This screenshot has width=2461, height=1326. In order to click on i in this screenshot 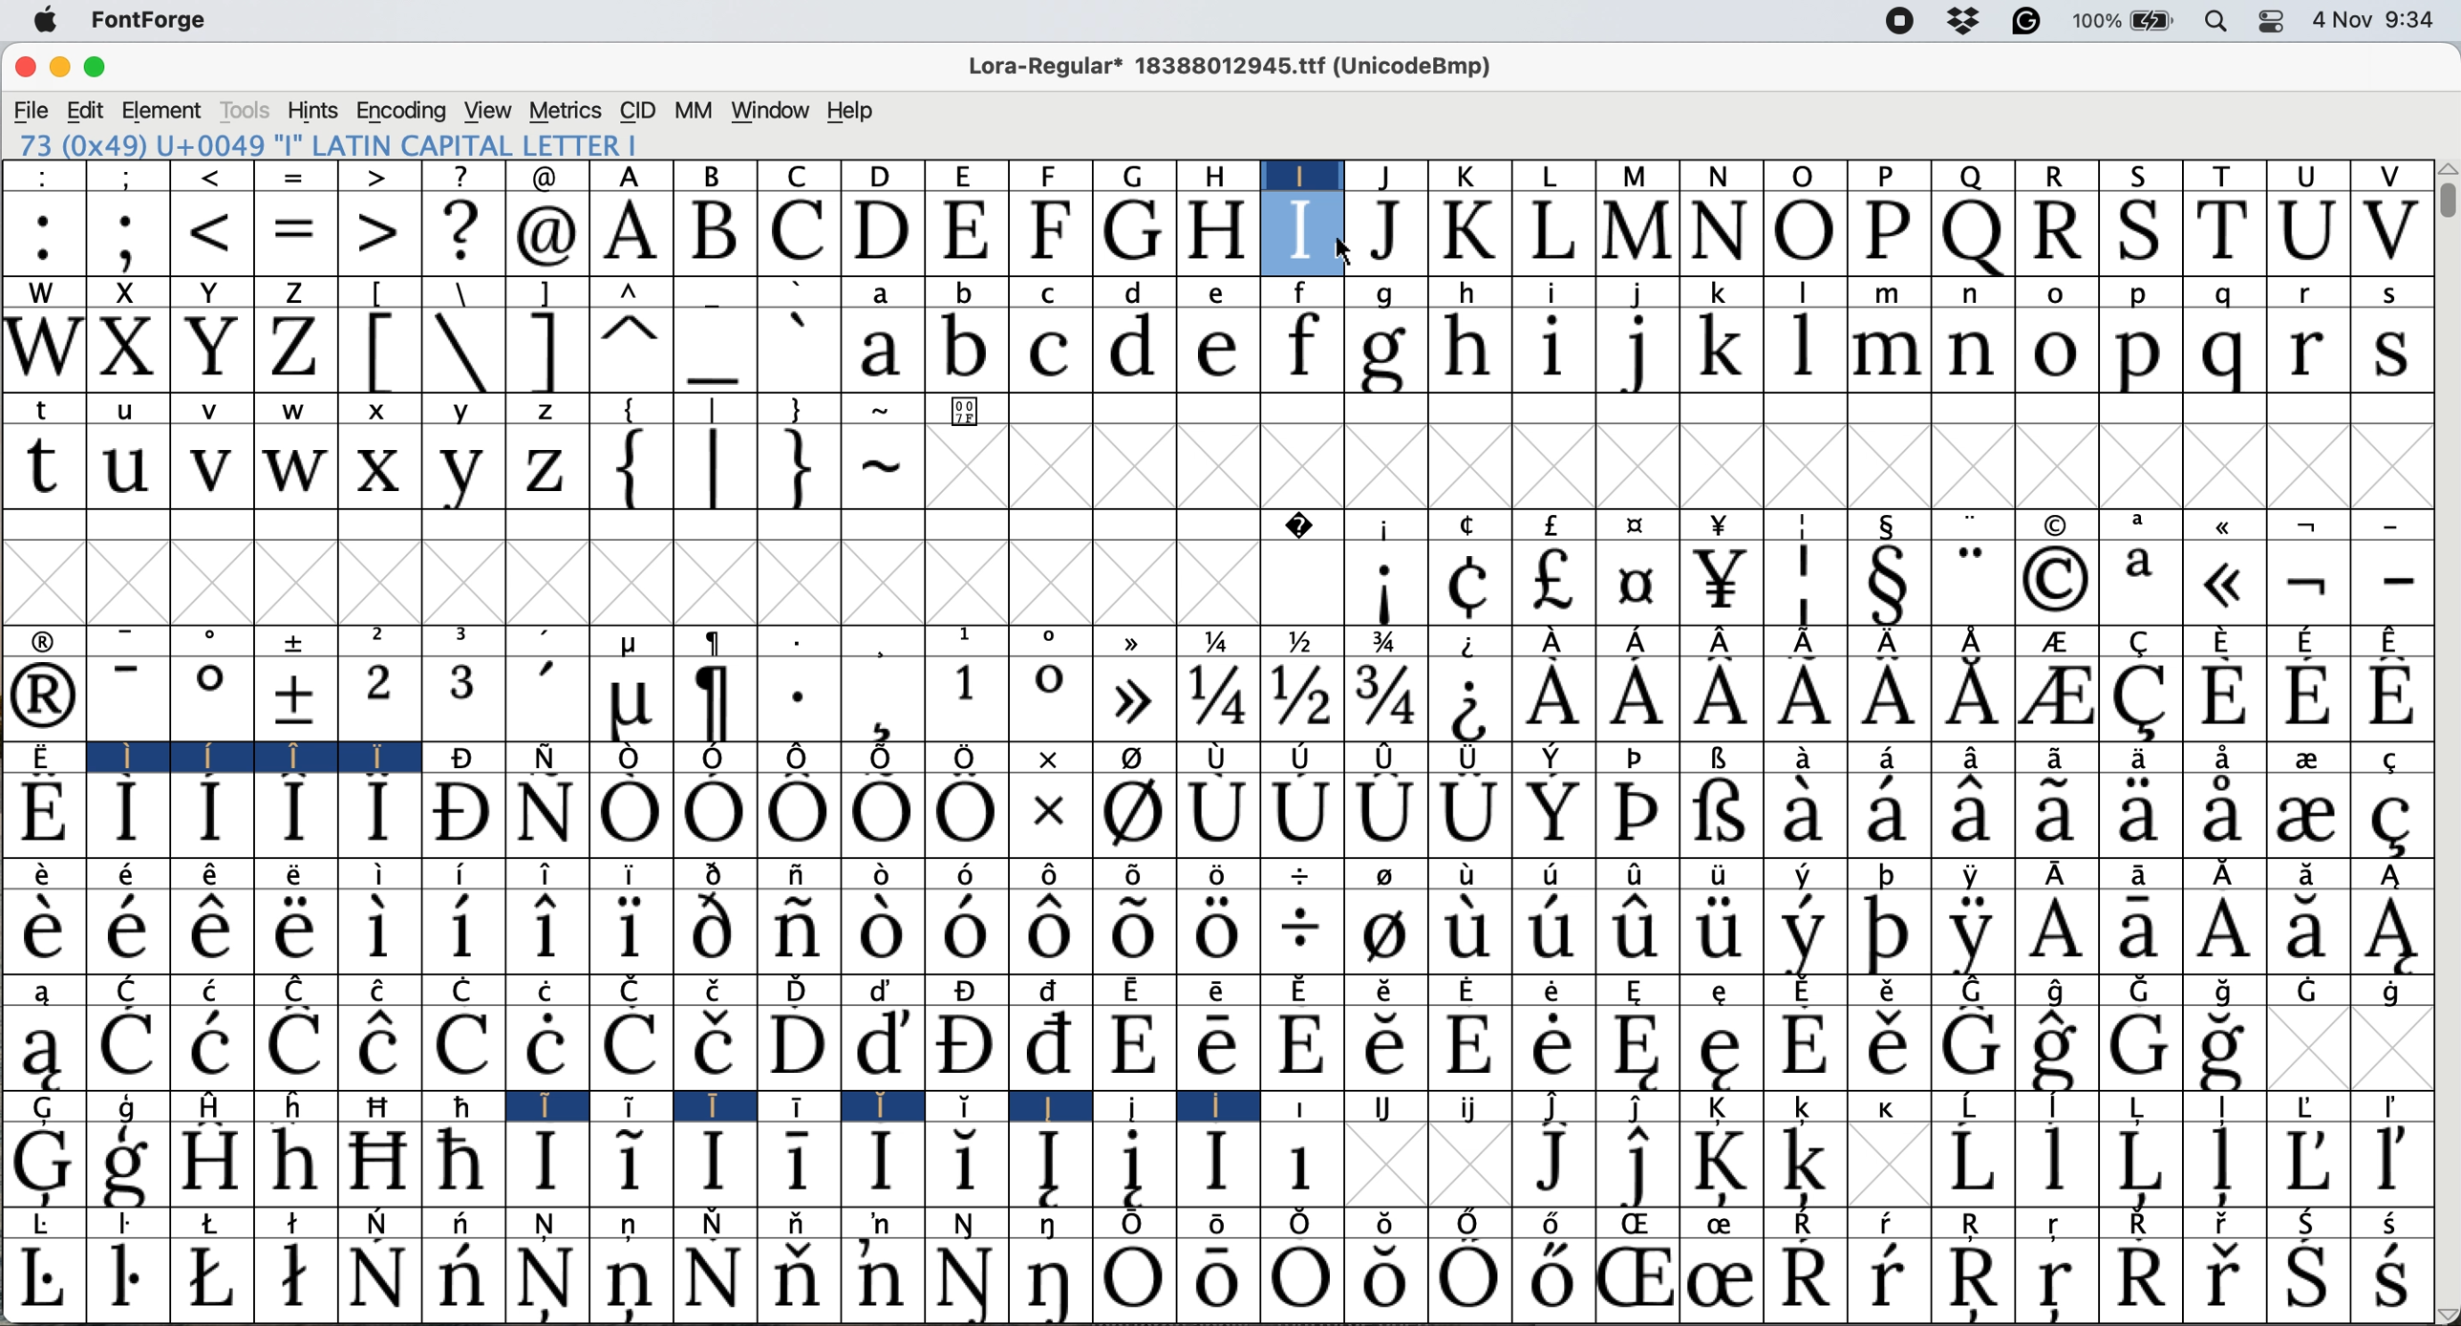, I will do `click(1555, 351)`.